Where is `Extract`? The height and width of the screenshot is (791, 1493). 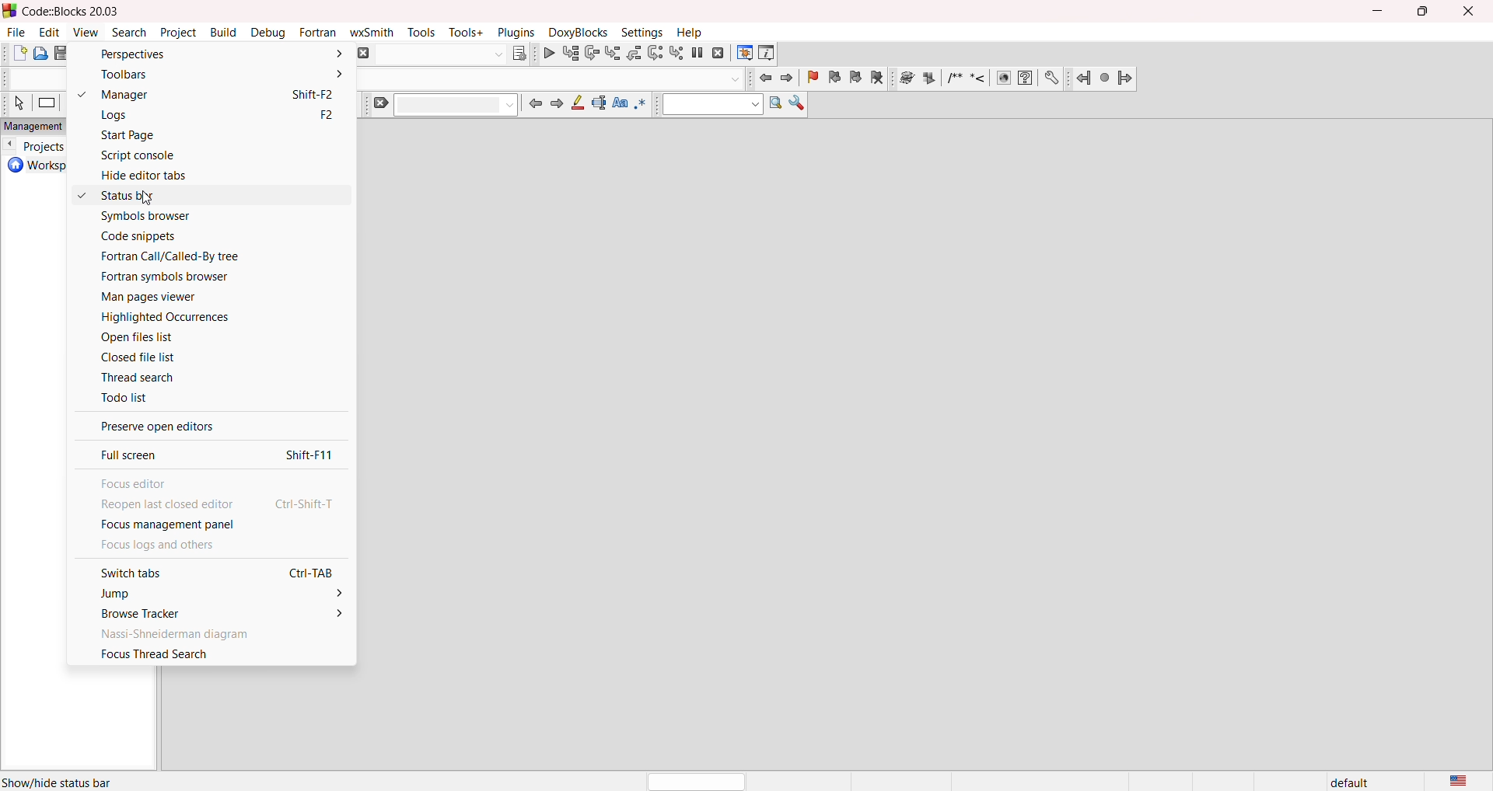 Extract is located at coordinates (929, 78).